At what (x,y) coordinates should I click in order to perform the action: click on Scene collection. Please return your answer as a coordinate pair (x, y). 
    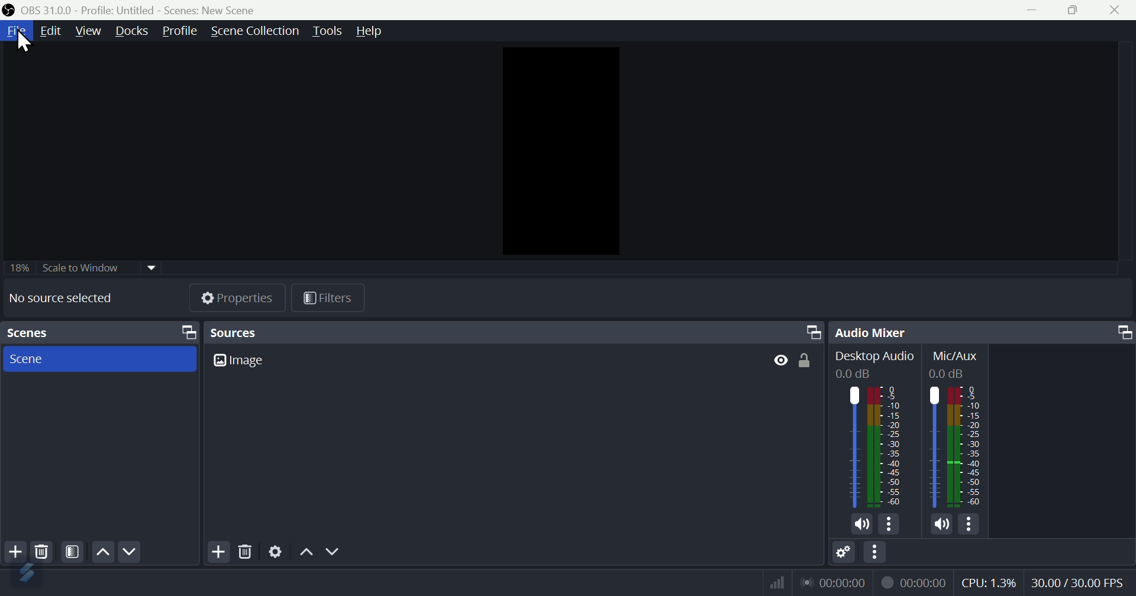
    Looking at the image, I should click on (258, 33).